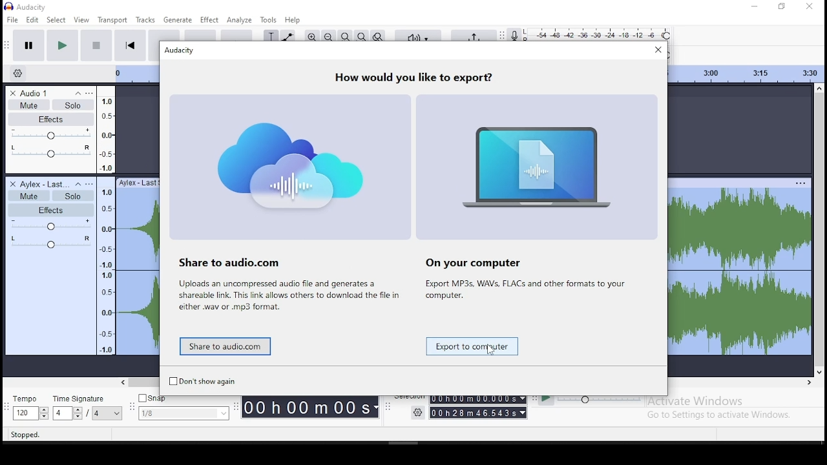 This screenshot has width=827, height=465. I want to click on save to computer, so click(475, 346).